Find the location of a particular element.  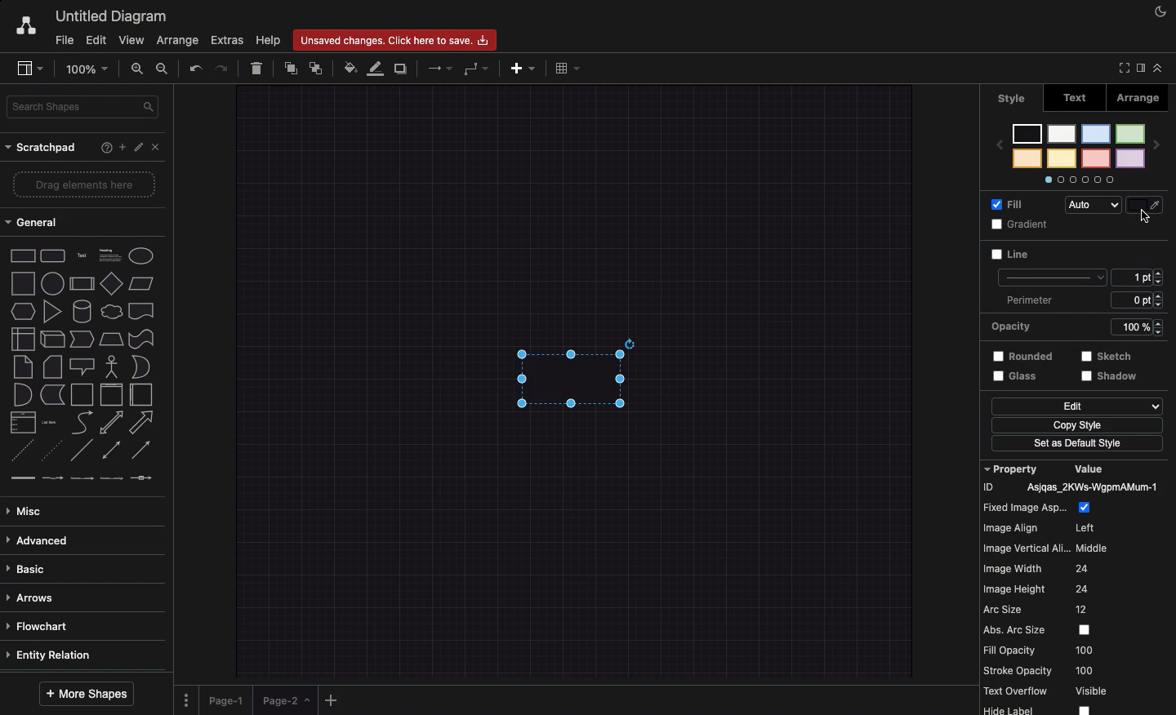

Redo is located at coordinates (224, 67).